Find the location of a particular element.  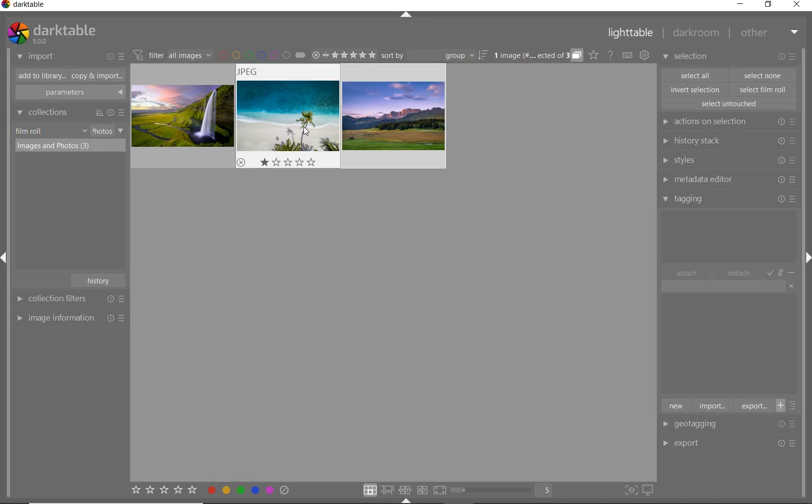

click to change the type of overlay shown on thumbnails is located at coordinates (594, 55).